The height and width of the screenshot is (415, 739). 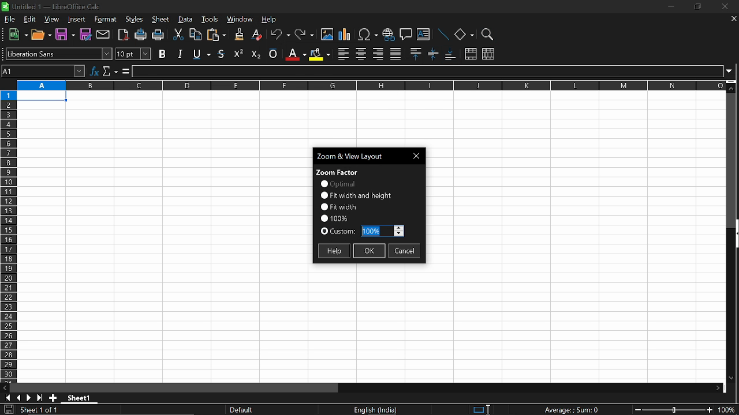 What do you see at coordinates (177, 35) in the screenshot?
I see `cut` at bounding box center [177, 35].